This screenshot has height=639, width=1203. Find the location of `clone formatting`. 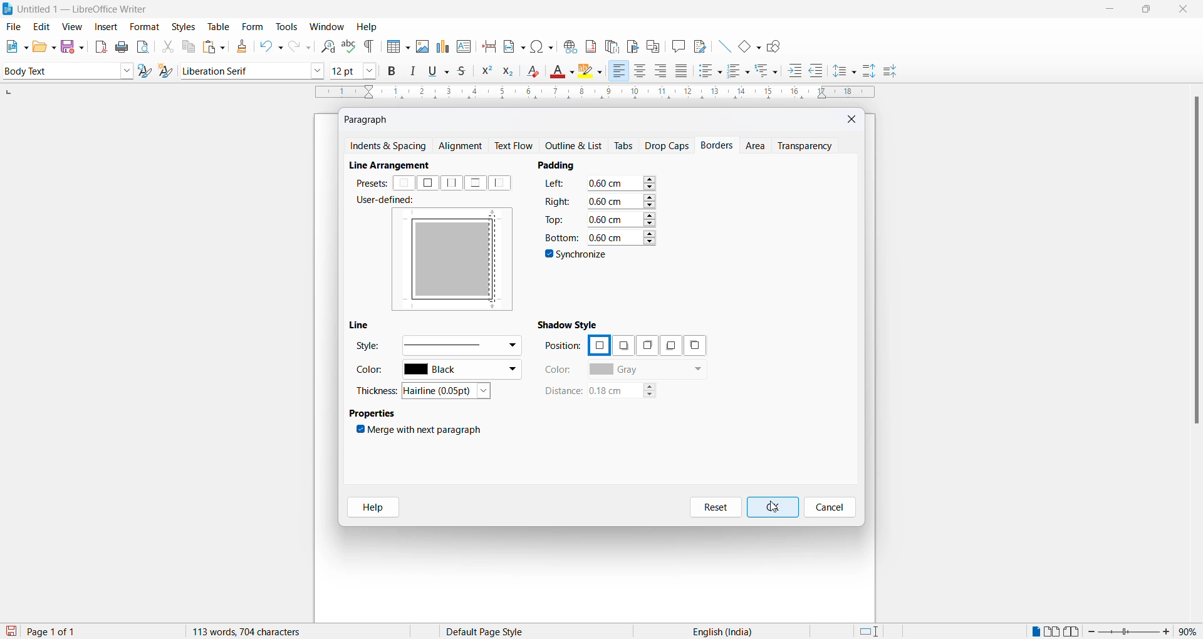

clone formatting is located at coordinates (239, 46).